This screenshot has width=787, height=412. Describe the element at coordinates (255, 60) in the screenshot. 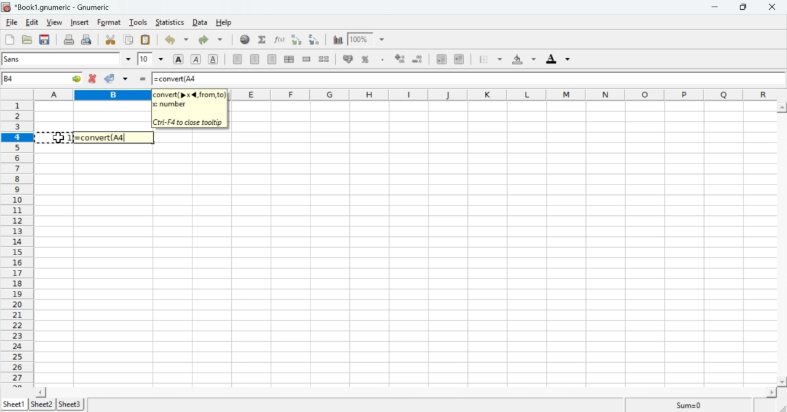

I see `Center horizontally` at that location.